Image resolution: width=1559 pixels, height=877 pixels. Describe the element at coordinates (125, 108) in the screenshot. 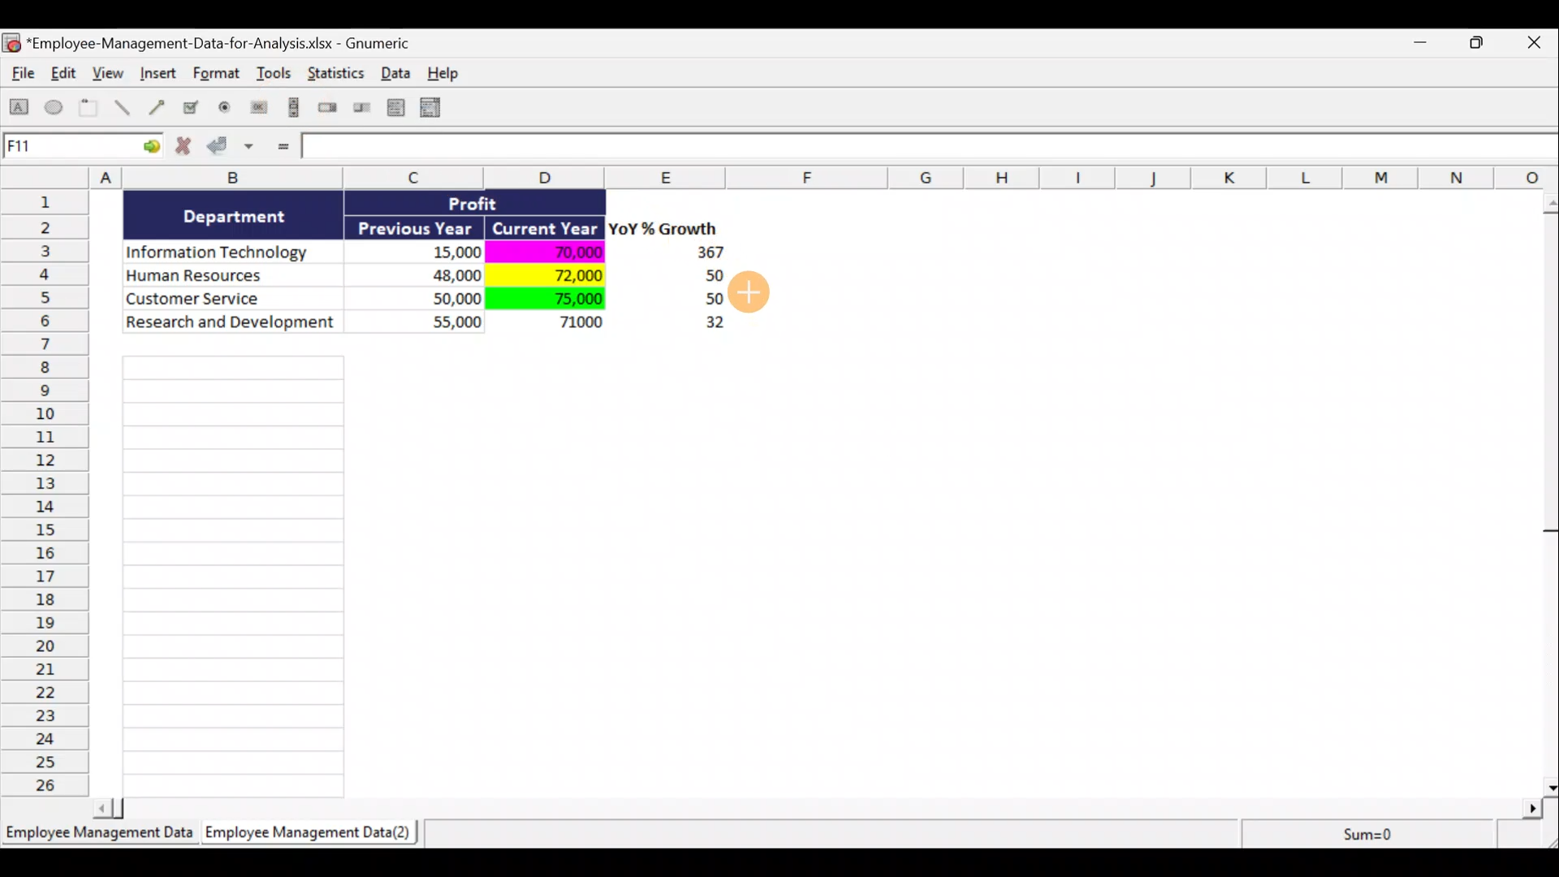

I see `Create a line object` at that location.